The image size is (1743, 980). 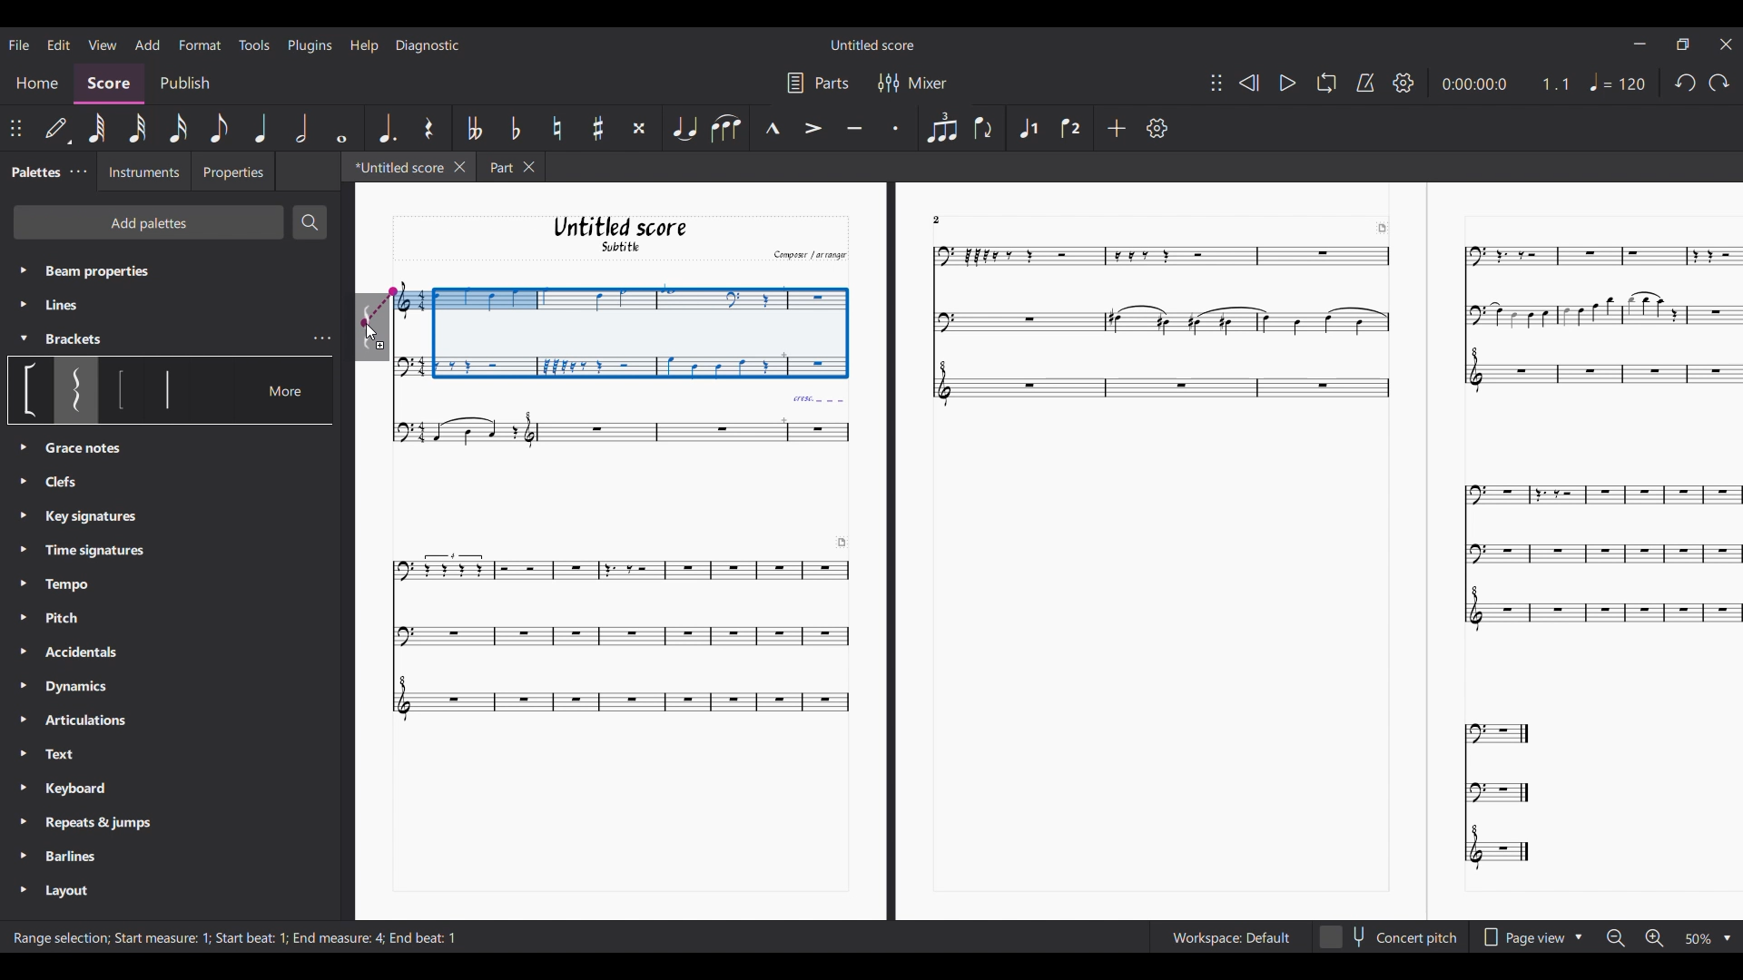 I want to click on Add, so click(x=147, y=45).